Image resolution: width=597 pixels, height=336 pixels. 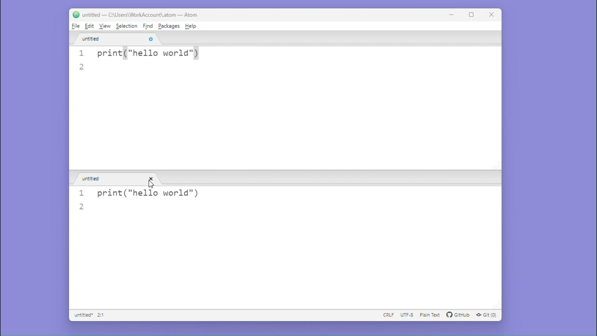 I want to click on Editor pane 1, so click(x=285, y=122).